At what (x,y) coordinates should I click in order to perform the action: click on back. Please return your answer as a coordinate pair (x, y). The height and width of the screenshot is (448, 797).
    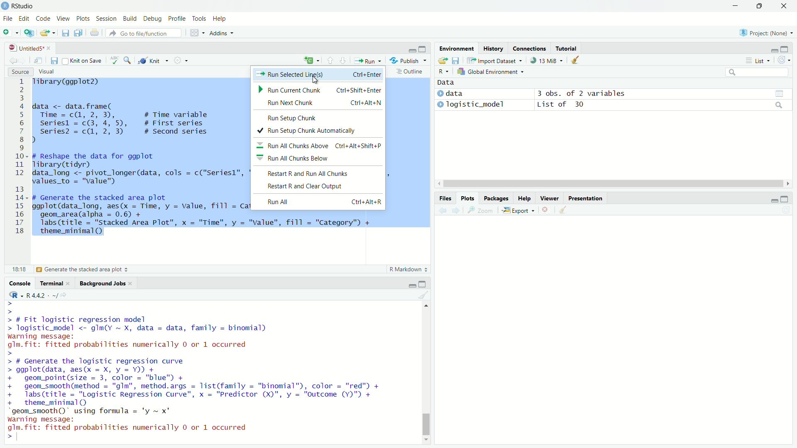
    Looking at the image, I should click on (14, 59).